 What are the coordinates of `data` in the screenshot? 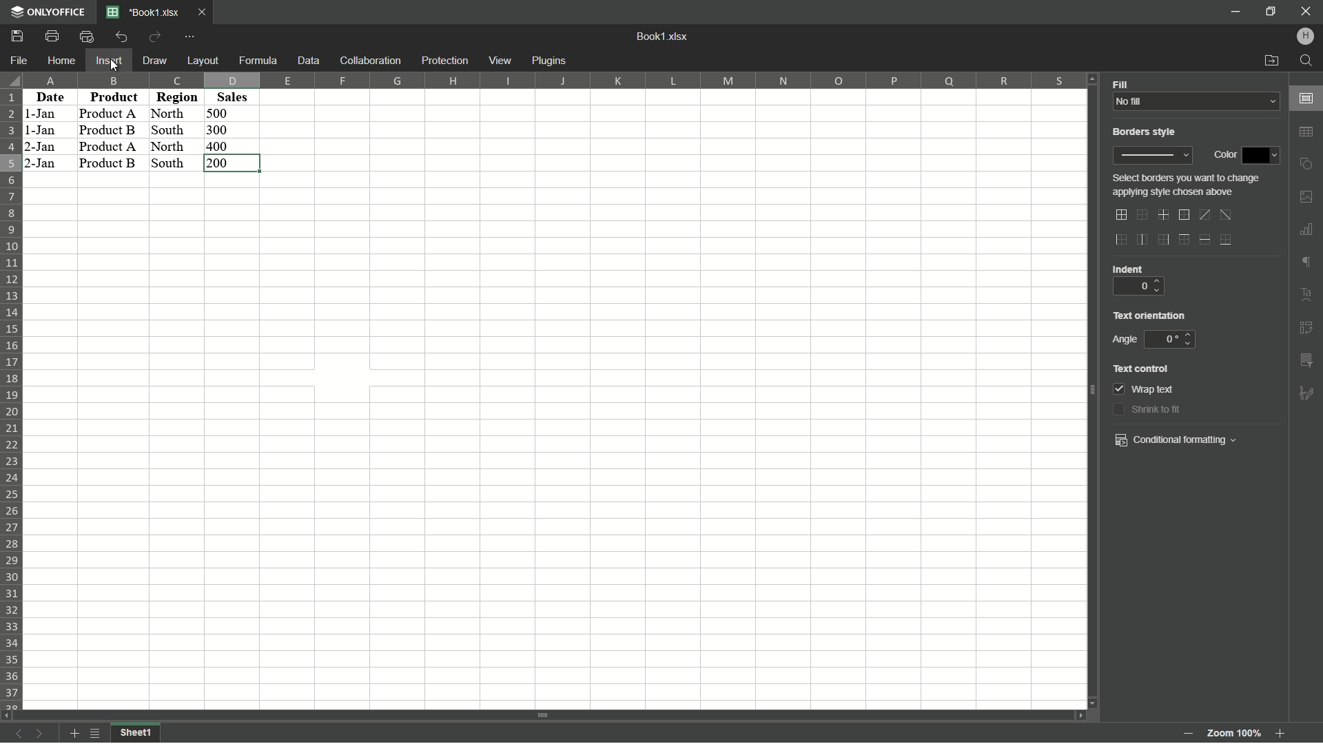 It's located at (146, 132).